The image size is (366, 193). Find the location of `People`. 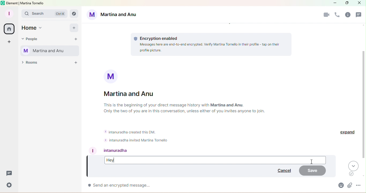

People is located at coordinates (32, 38).